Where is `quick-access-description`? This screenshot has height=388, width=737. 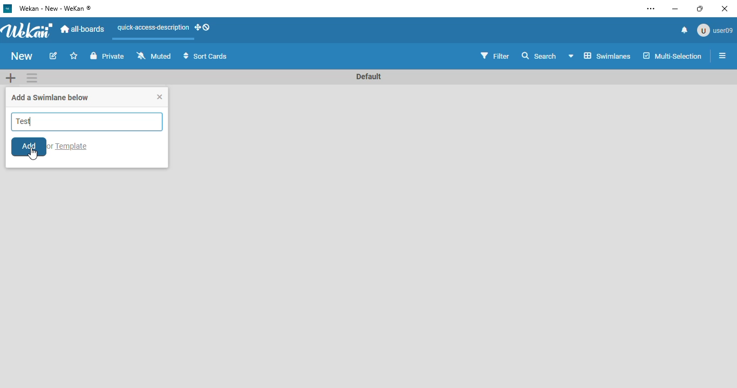
quick-access-description is located at coordinates (153, 27).